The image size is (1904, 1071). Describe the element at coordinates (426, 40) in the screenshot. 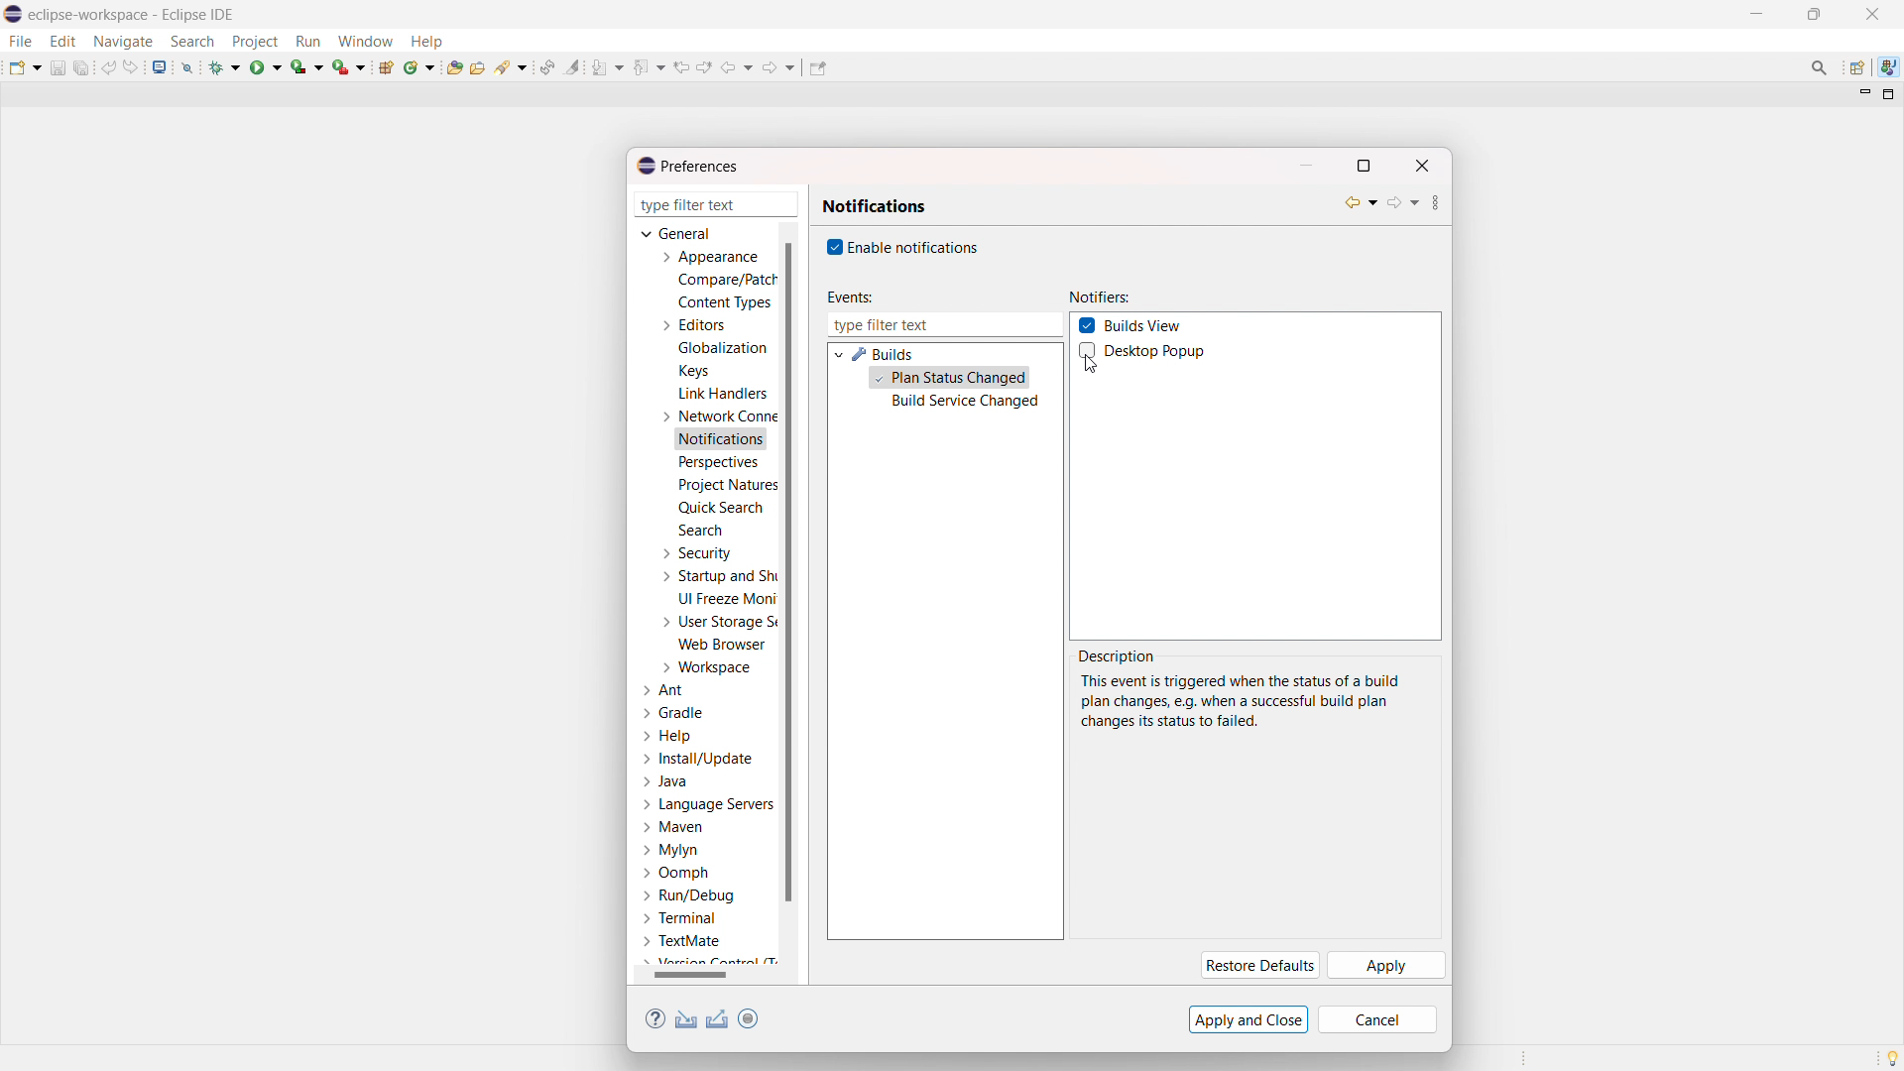

I see `help` at that location.